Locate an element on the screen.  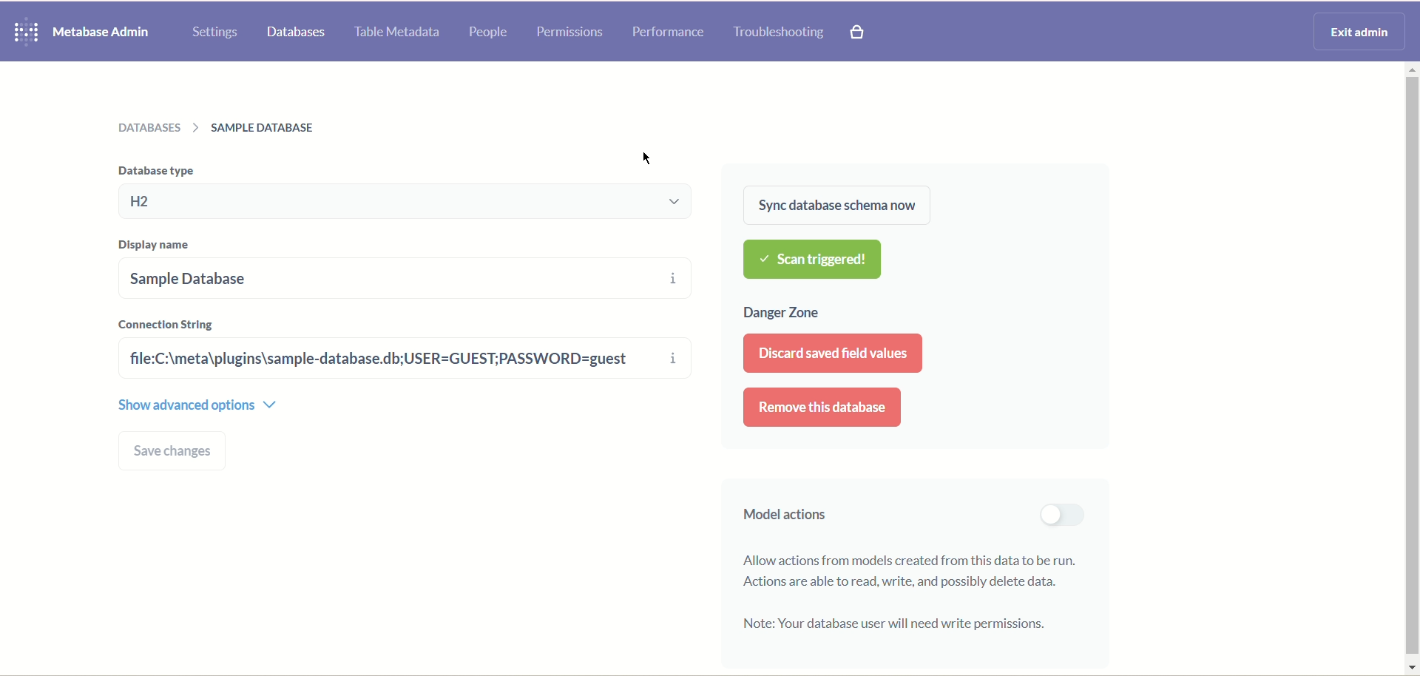
re-scan field values now is located at coordinates (831, 260).